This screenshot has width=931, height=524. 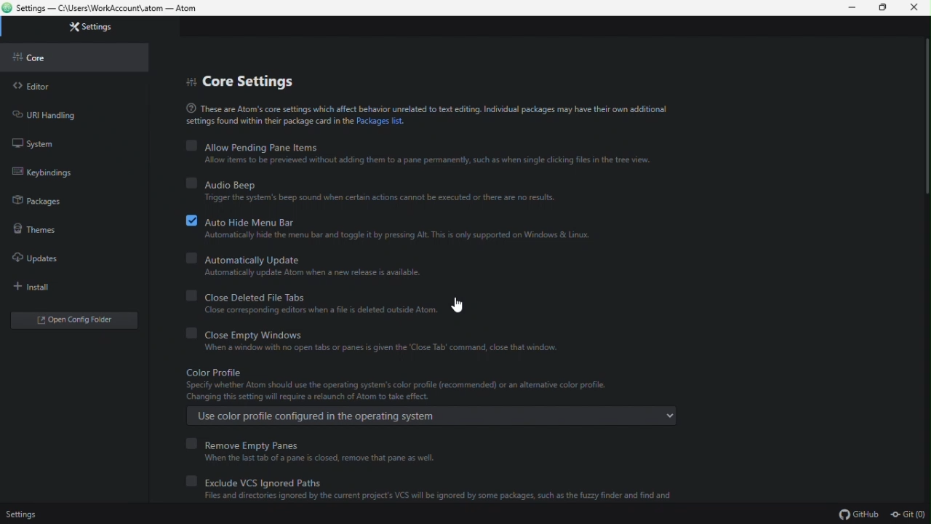 I want to click on When a window with no open tabs or panes is given the ‘Close Tab’ command, close that window., so click(x=385, y=349).